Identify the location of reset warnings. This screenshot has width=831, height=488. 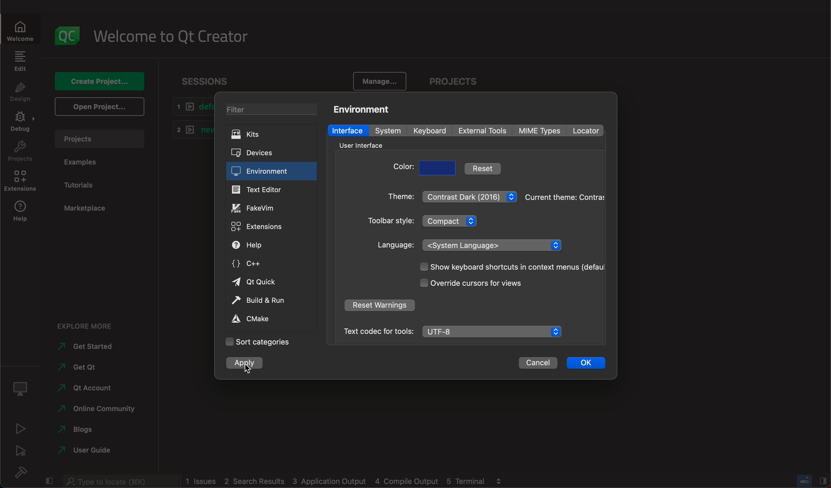
(379, 306).